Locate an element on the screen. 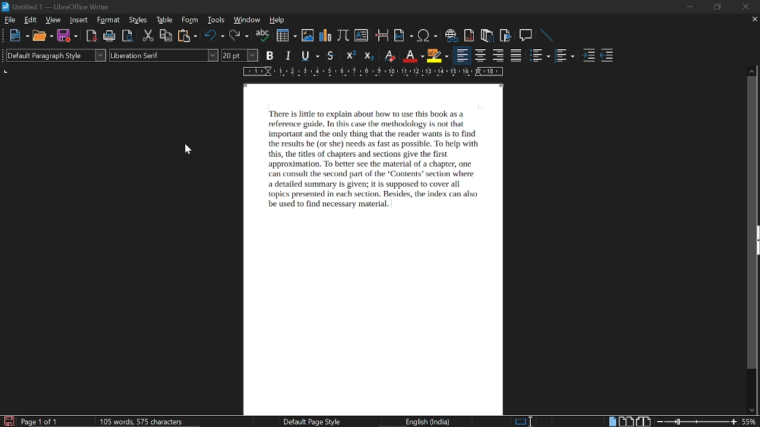 Image resolution: width=760 pixels, height=427 pixels. save is located at coordinates (8, 420).